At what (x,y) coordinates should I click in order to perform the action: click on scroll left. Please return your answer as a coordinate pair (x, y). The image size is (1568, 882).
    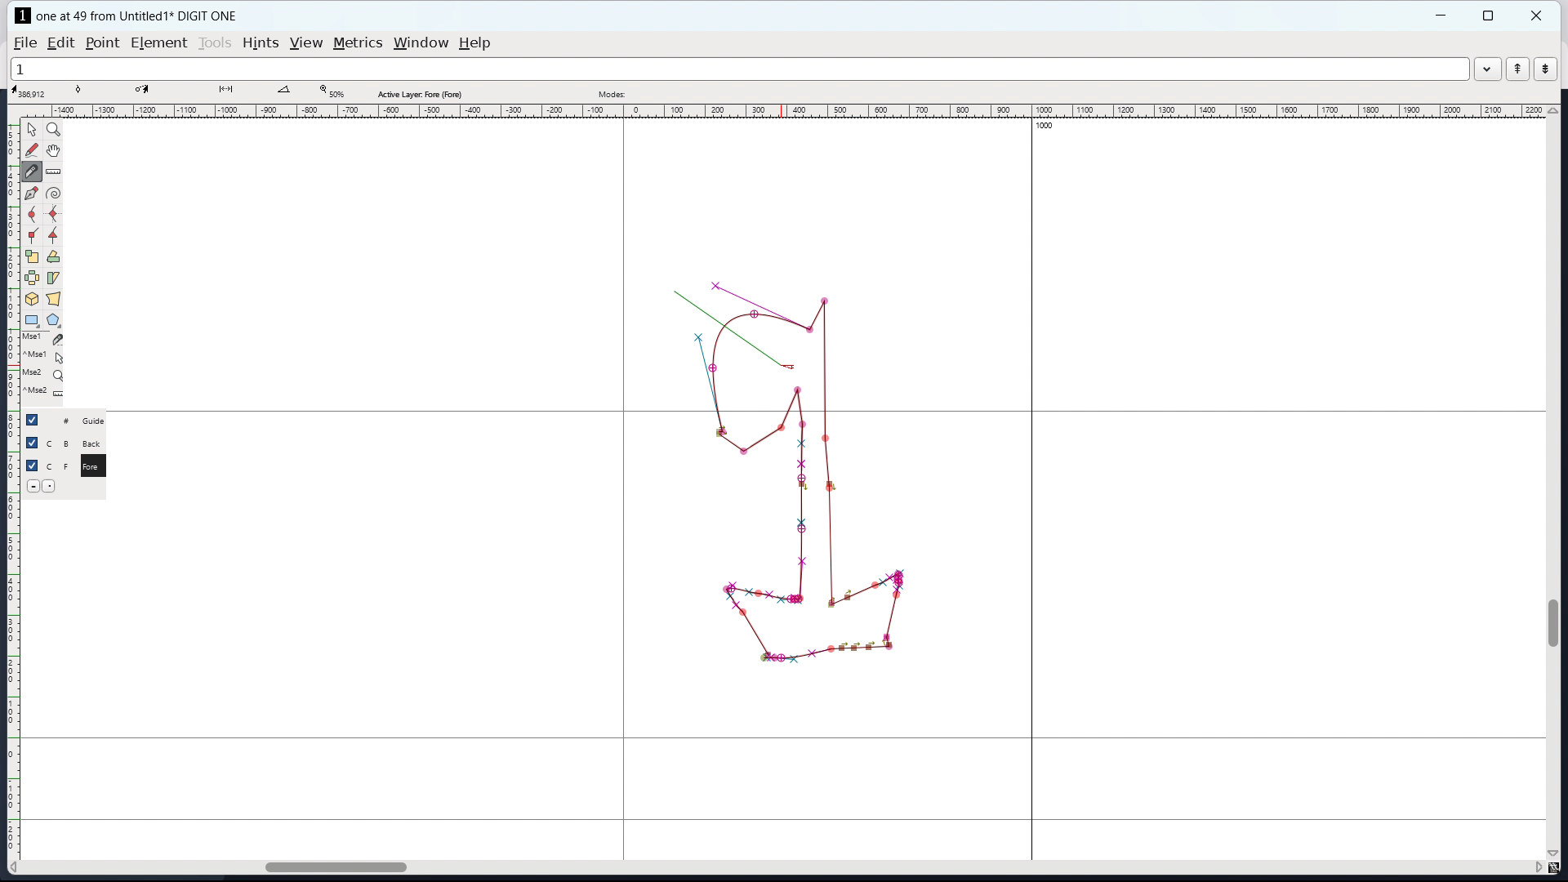
    Looking at the image, I should click on (17, 867).